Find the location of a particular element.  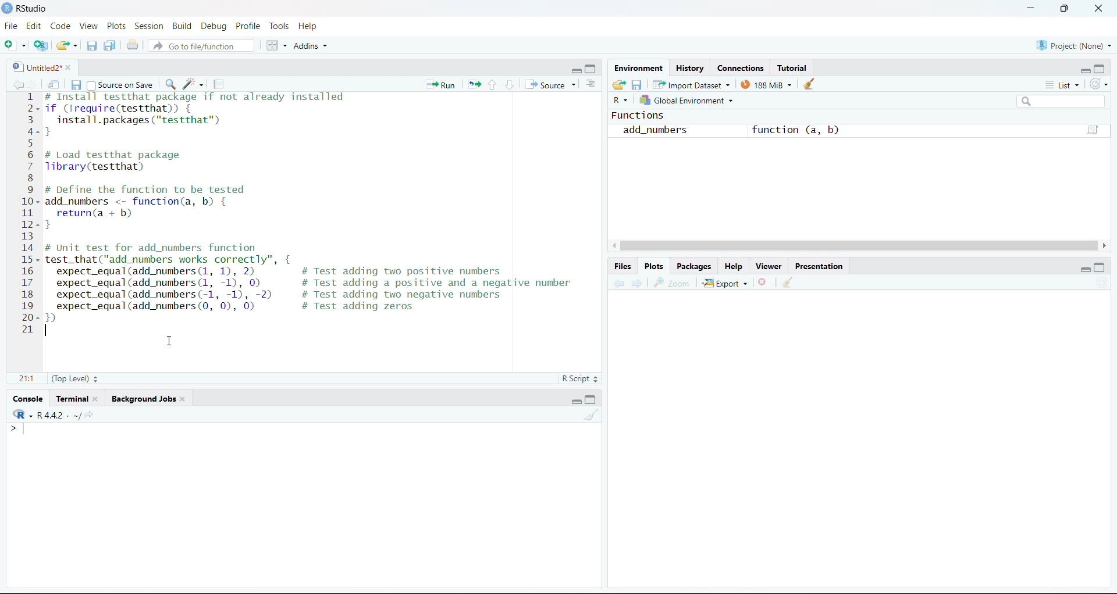

text cursor is located at coordinates (49, 331).